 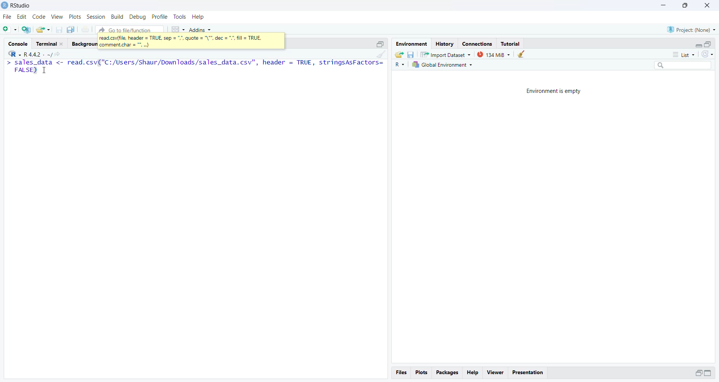 I want to click on Maximize, so click(x=686, y=6).